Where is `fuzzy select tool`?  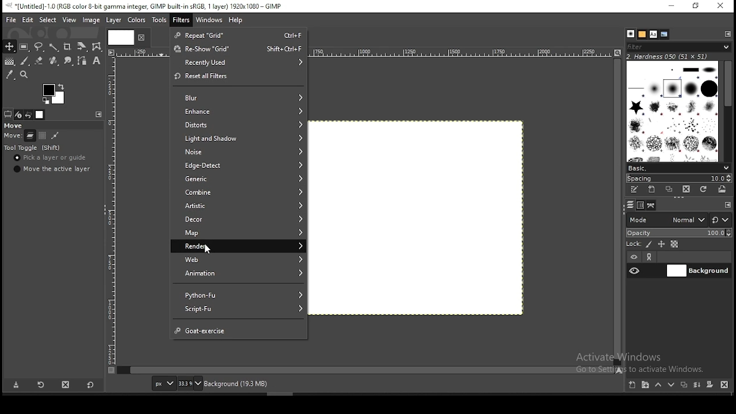
fuzzy select tool is located at coordinates (54, 48).